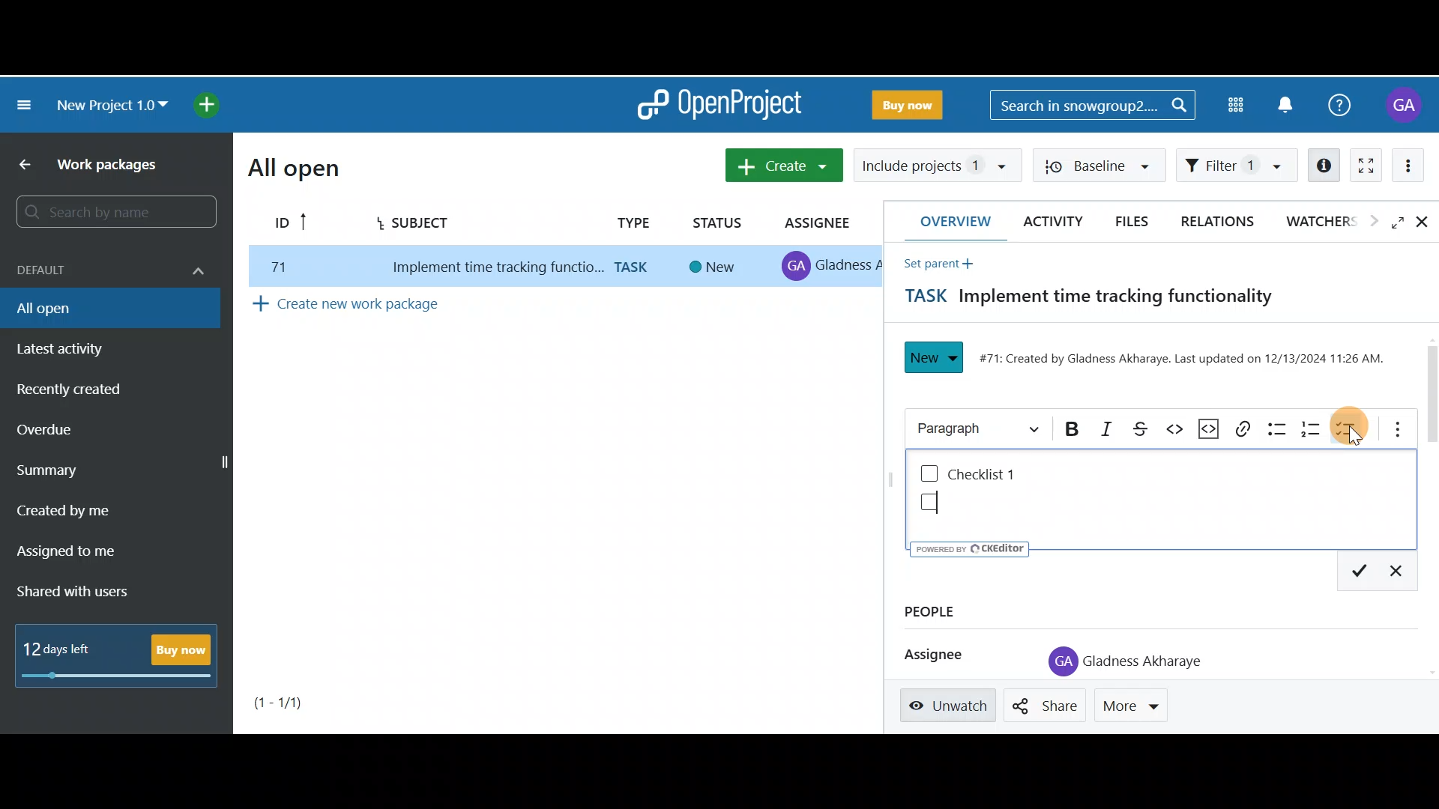 Image resolution: width=1439 pixels, height=809 pixels. Describe the element at coordinates (1425, 223) in the screenshot. I see `Close details view` at that location.